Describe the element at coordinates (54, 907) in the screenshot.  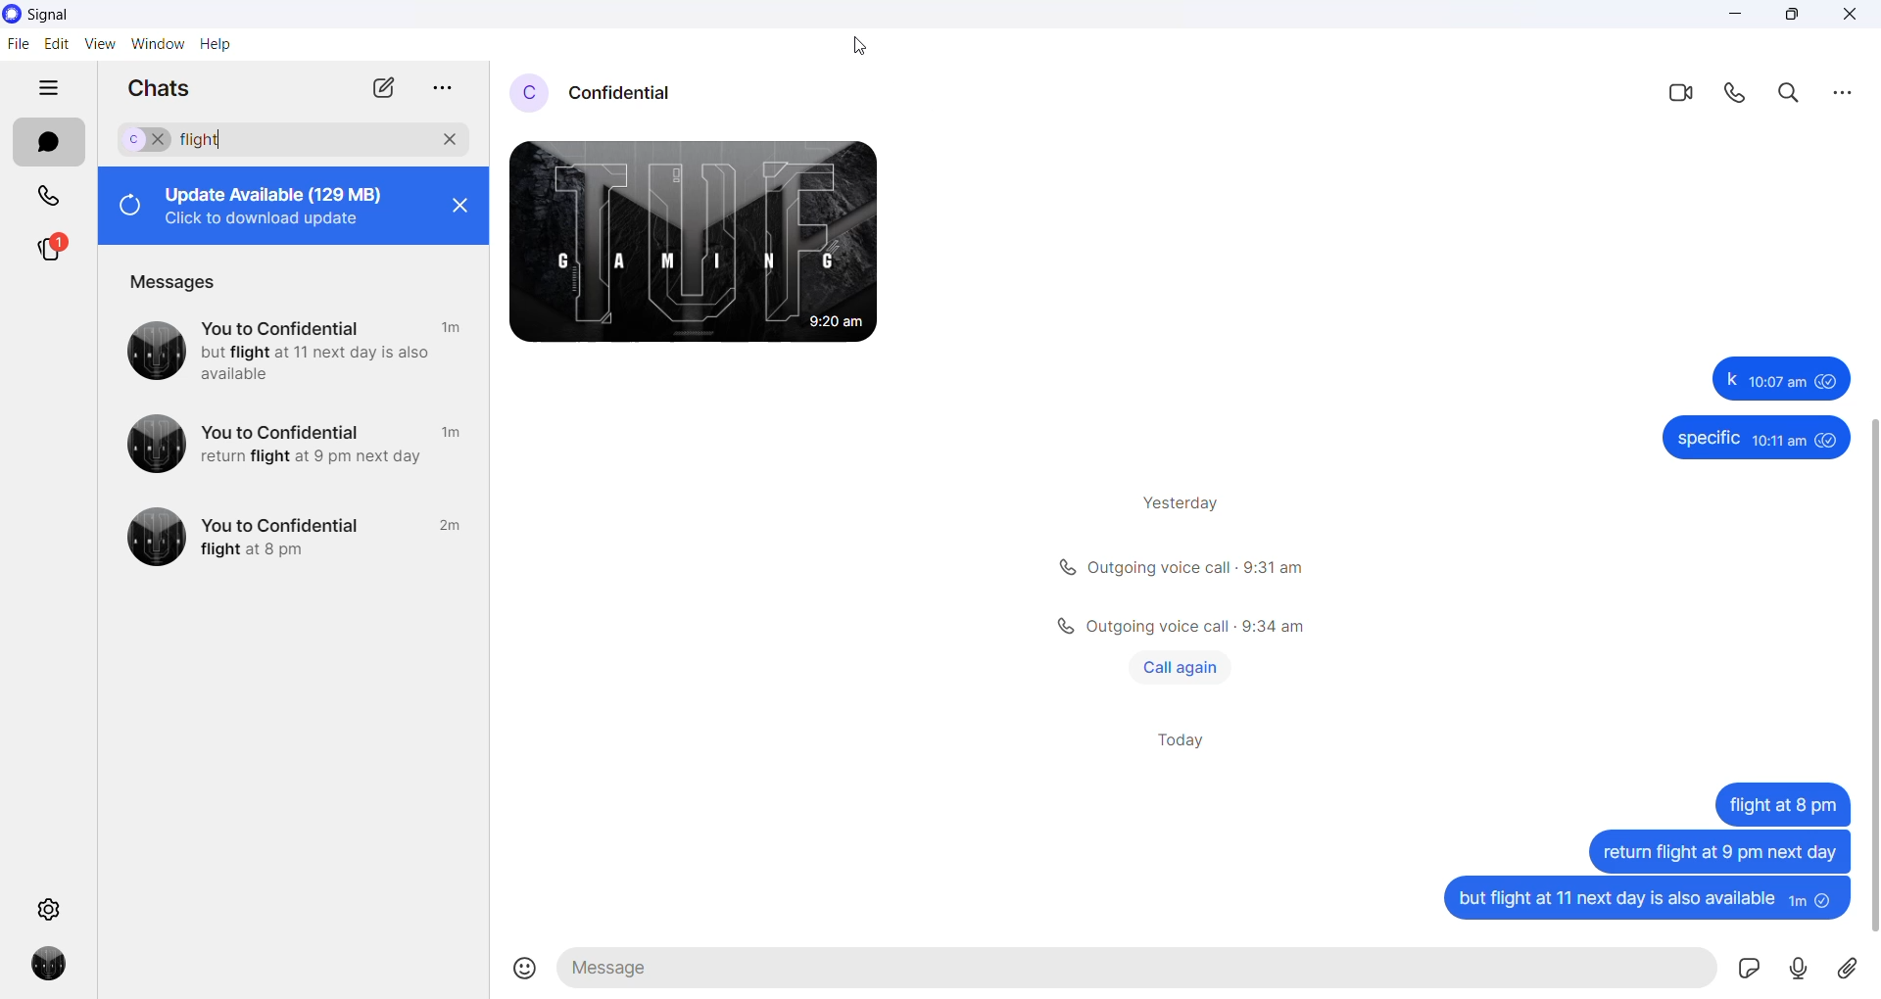
I see `settings` at that location.